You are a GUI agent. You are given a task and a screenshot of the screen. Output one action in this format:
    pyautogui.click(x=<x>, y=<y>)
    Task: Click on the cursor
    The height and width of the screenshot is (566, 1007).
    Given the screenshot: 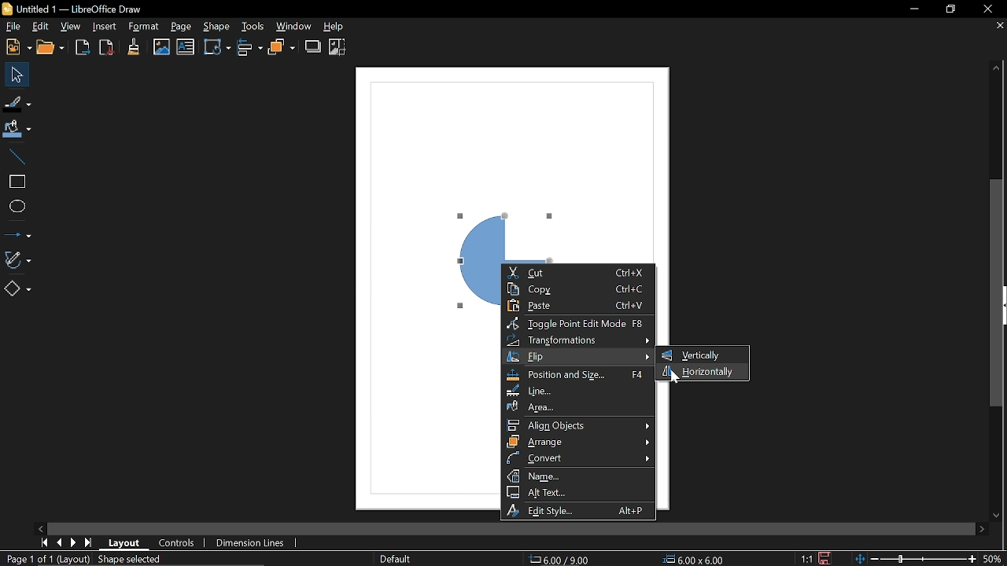 What is the action you would take?
    pyautogui.click(x=674, y=380)
    